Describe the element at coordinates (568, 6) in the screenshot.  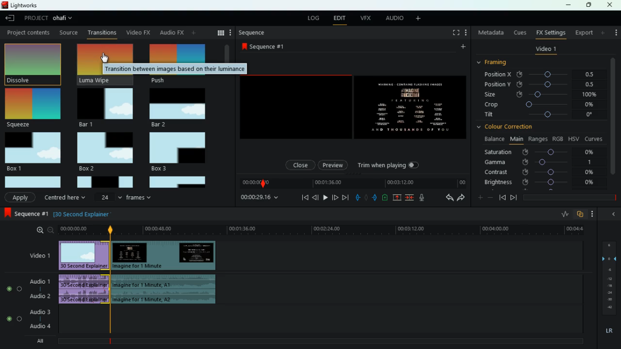
I see `minimize` at that location.